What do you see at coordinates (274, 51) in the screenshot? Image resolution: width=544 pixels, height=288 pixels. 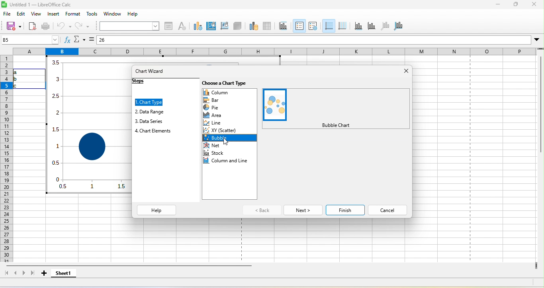 I see `column headings` at bounding box center [274, 51].